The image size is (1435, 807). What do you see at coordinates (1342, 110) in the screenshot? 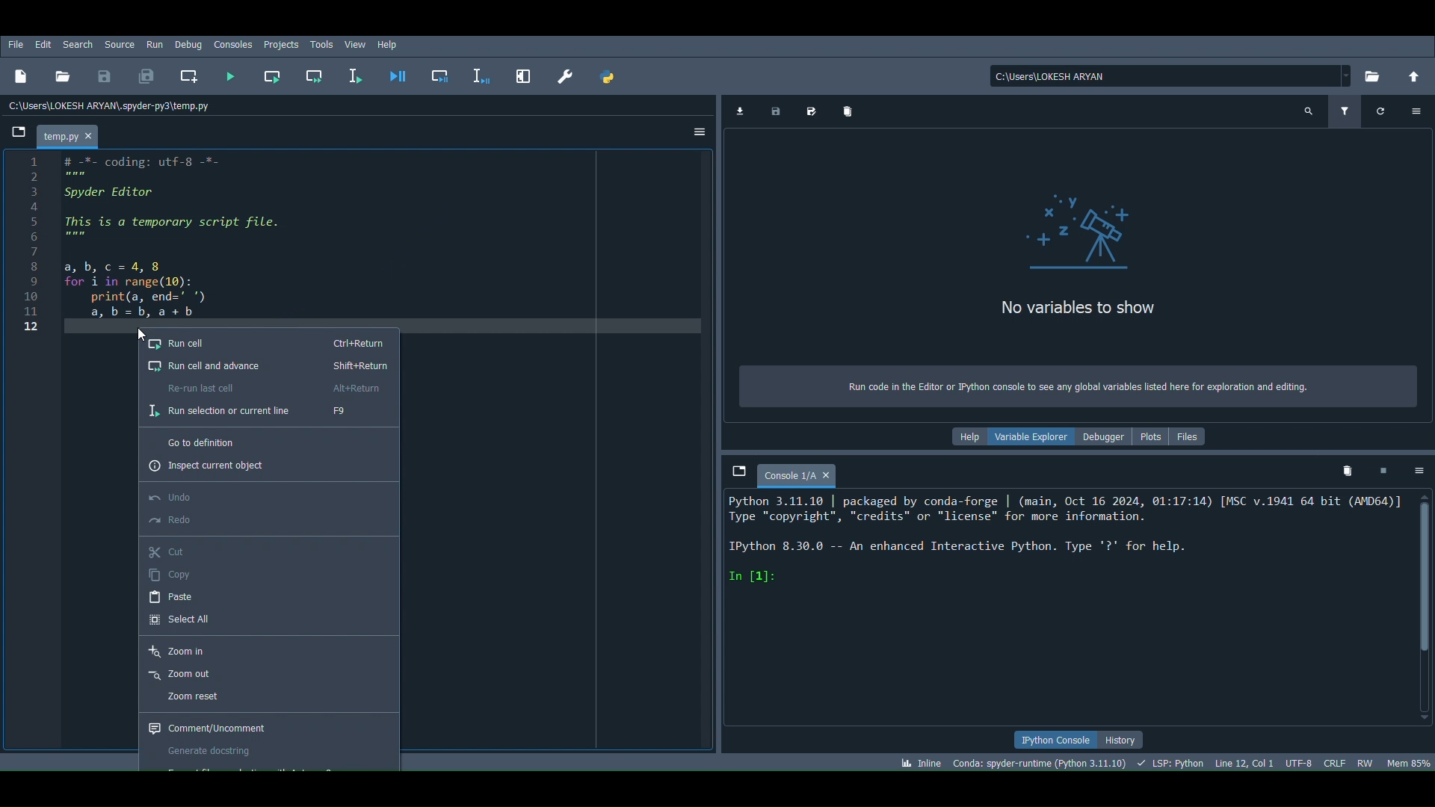
I see `Filter variables` at bounding box center [1342, 110].